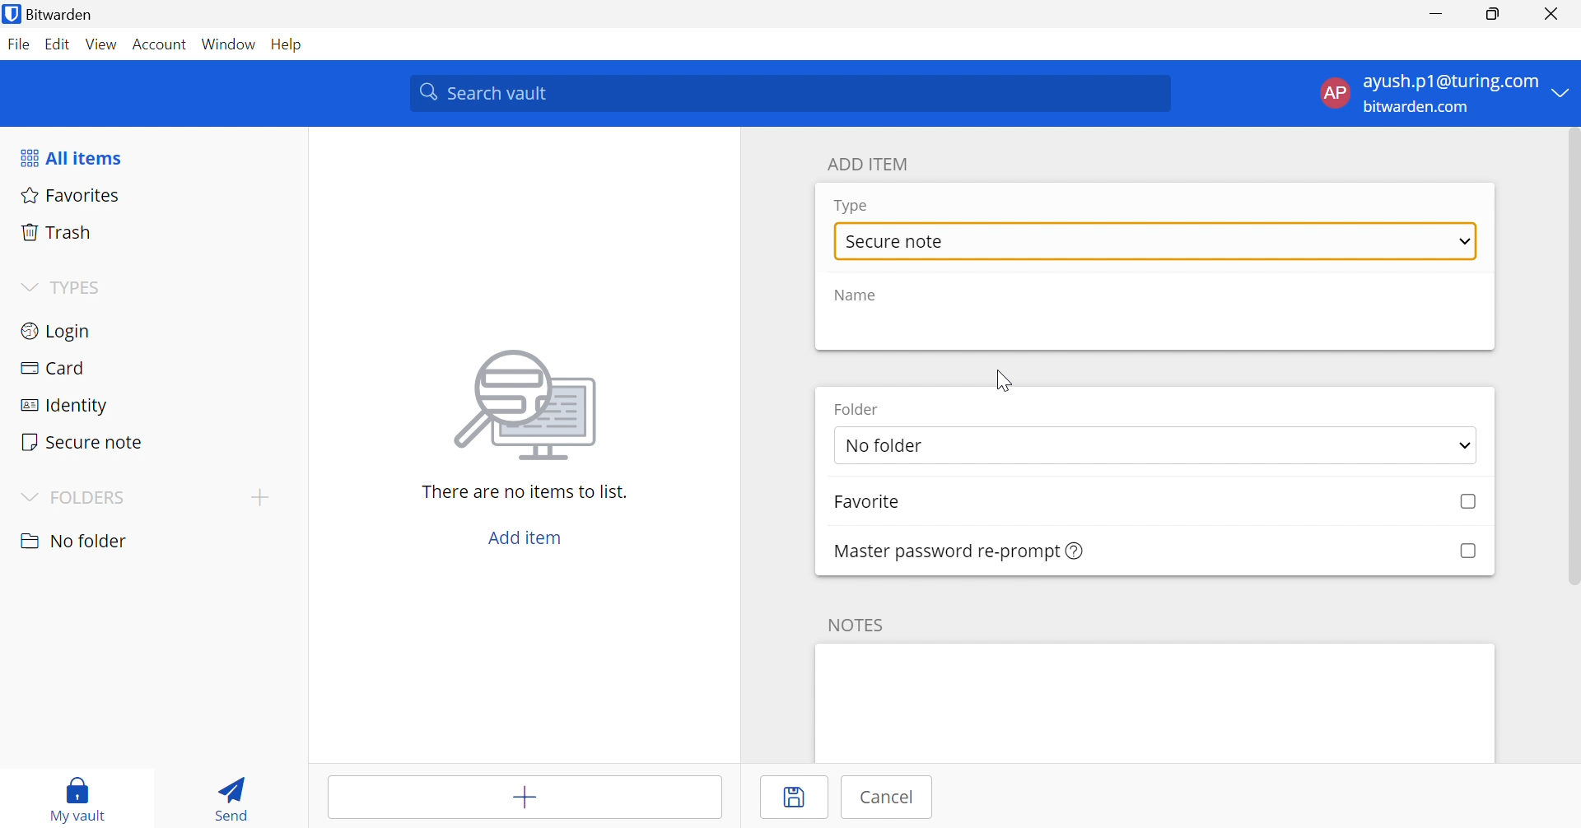  What do you see at coordinates (19, 45) in the screenshot?
I see `File` at bounding box center [19, 45].